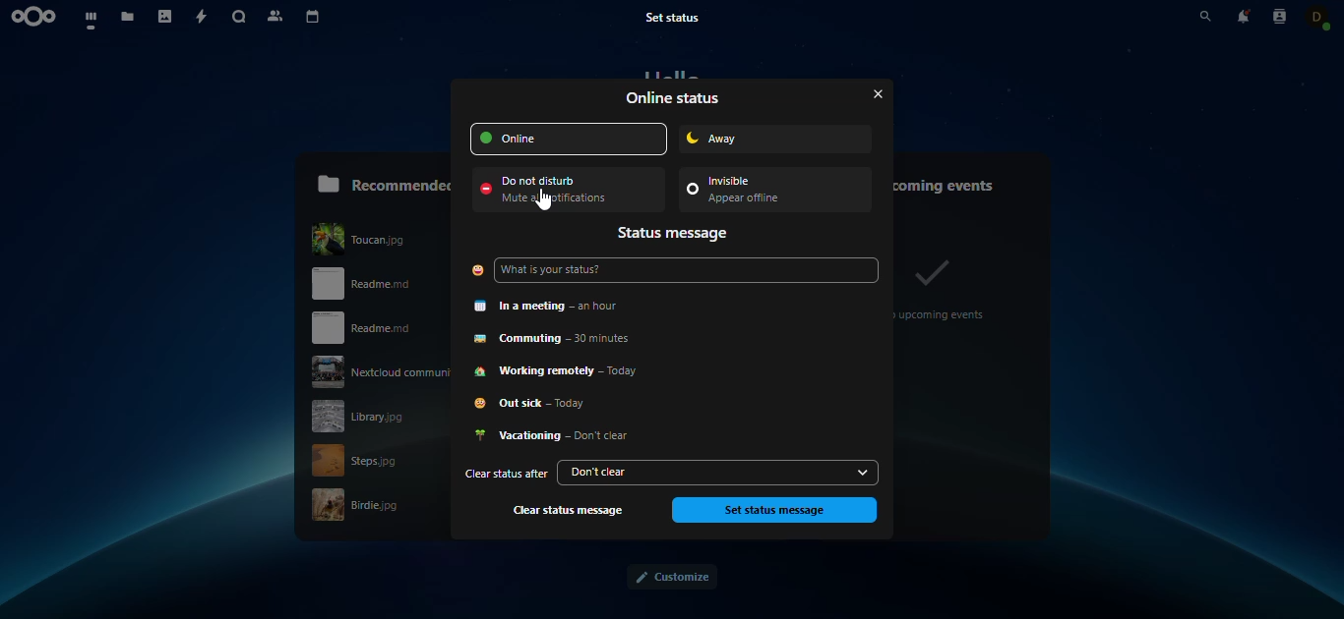 This screenshot has height=619, width=1344. I want to click on online, so click(570, 139).